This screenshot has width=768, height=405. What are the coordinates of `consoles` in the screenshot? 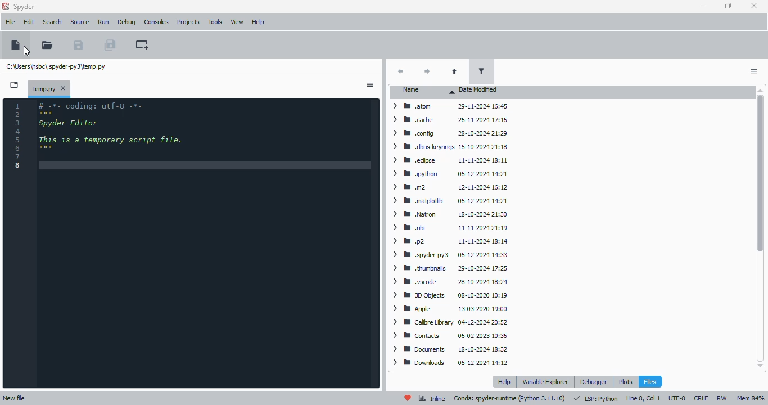 It's located at (156, 22).